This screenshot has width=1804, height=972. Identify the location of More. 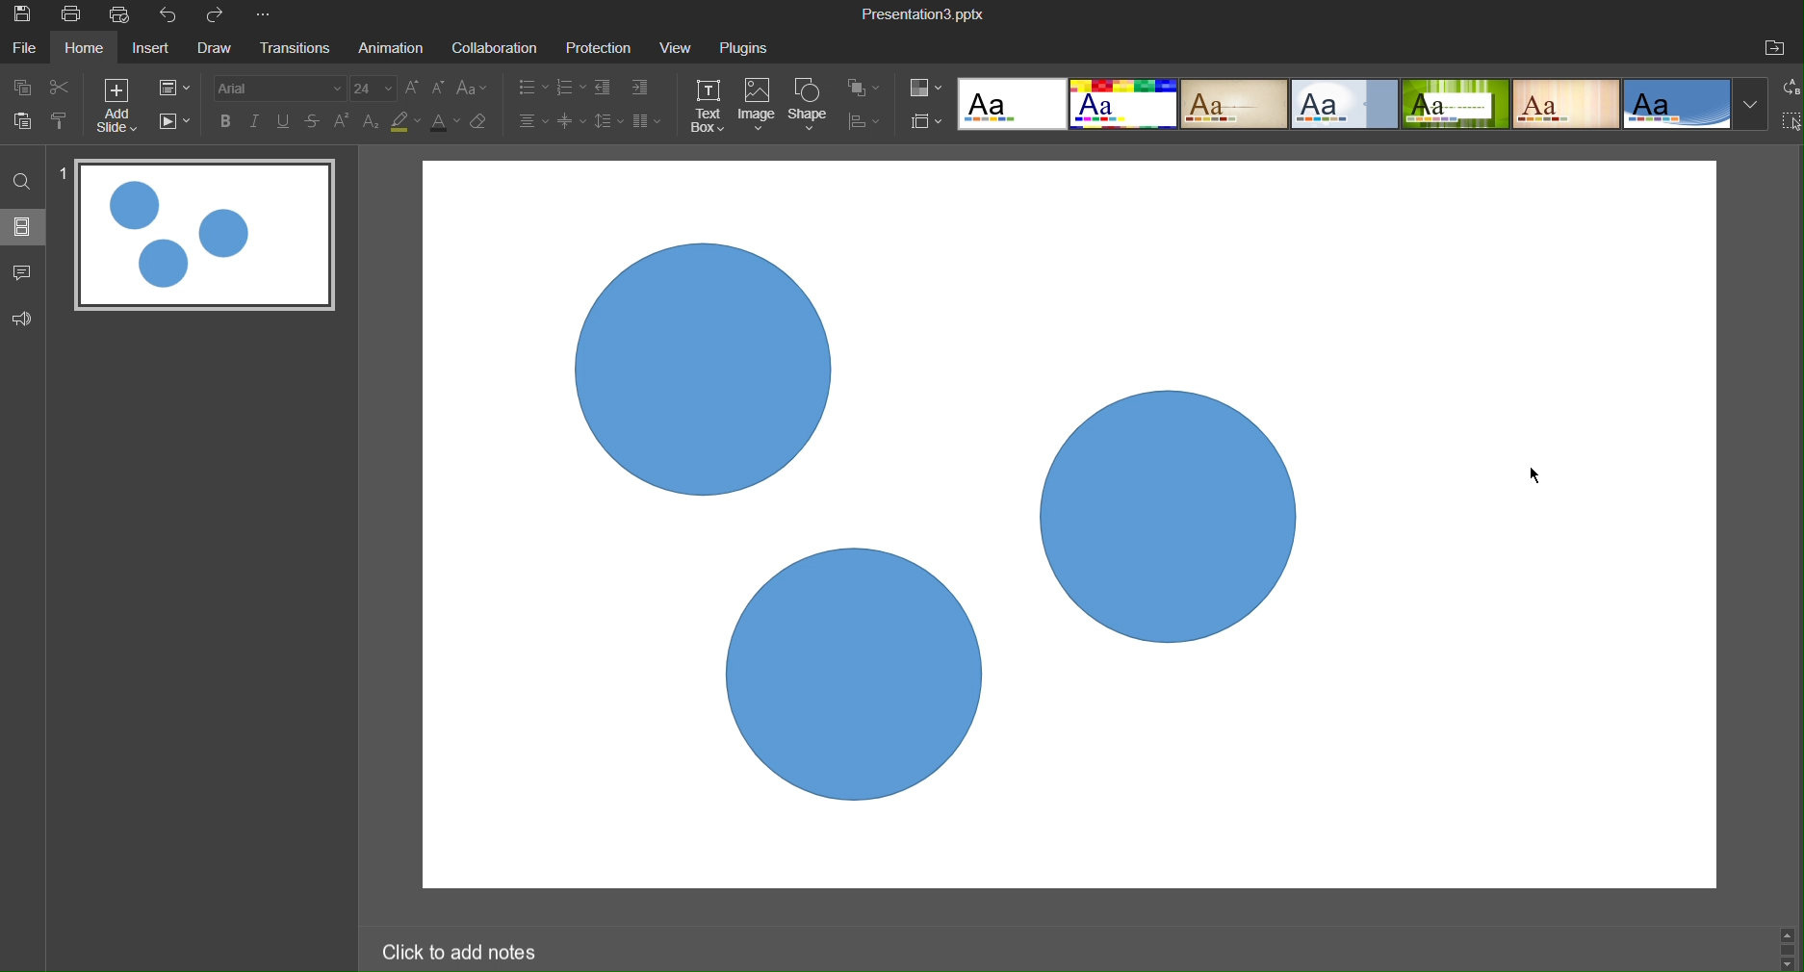
(268, 17).